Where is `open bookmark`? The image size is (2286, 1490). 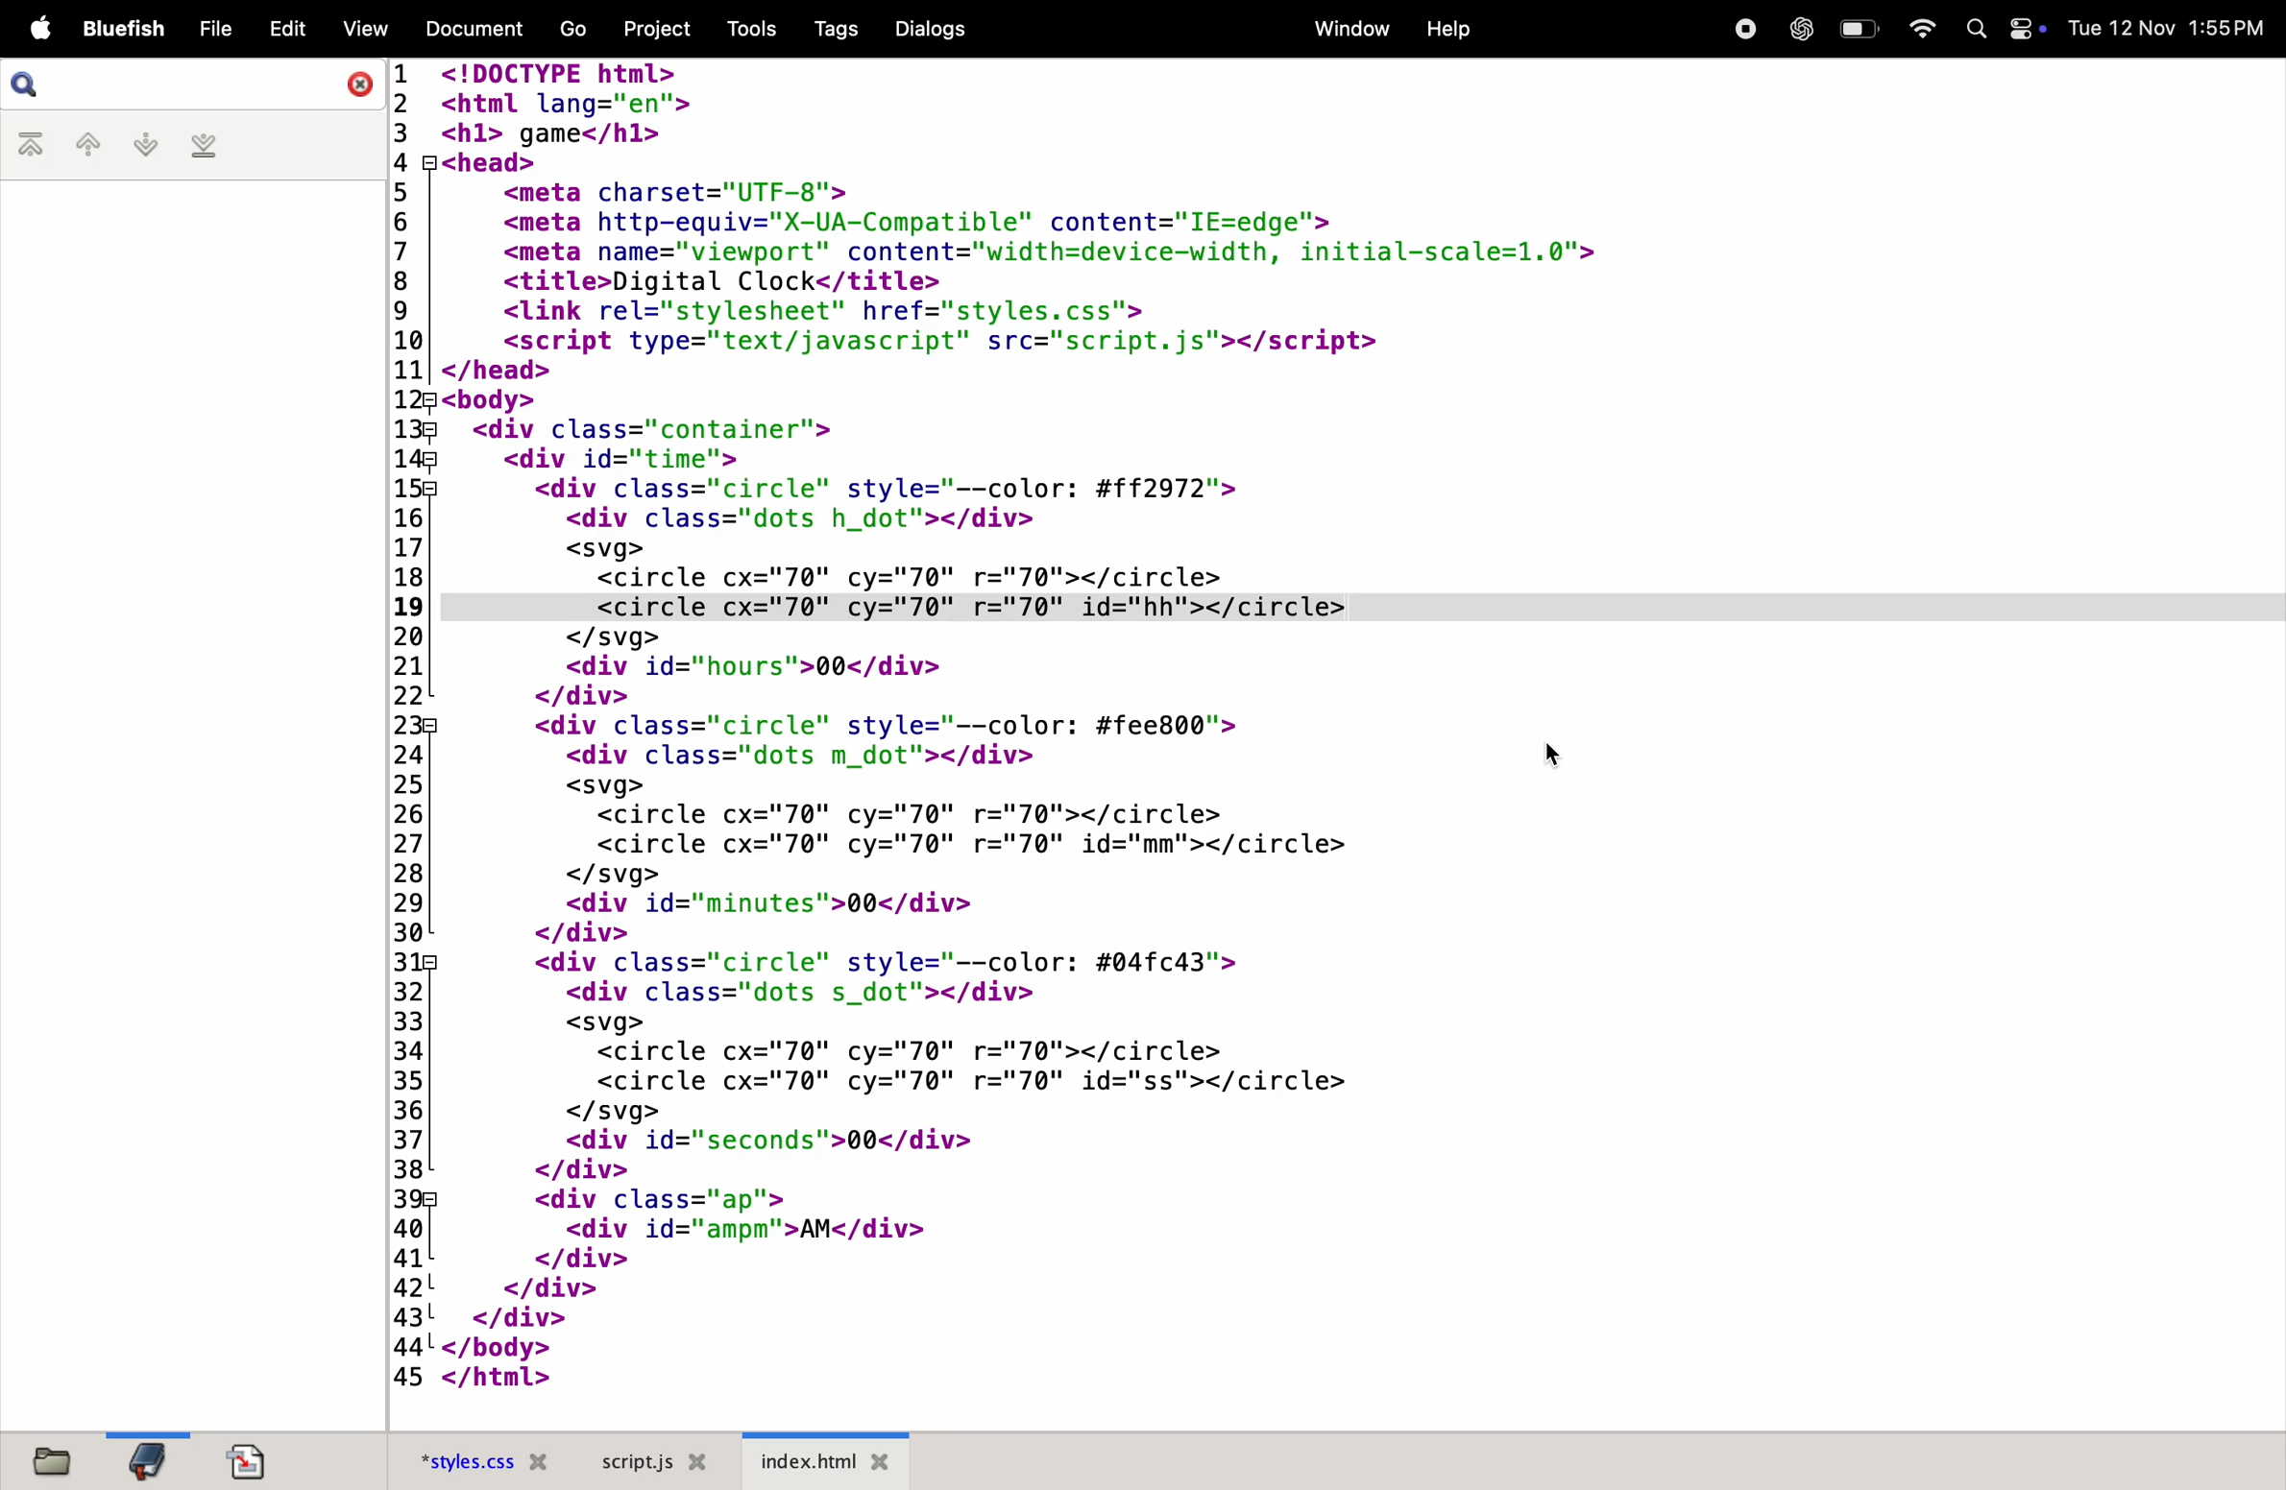
open bookmark is located at coordinates (146, 1461).